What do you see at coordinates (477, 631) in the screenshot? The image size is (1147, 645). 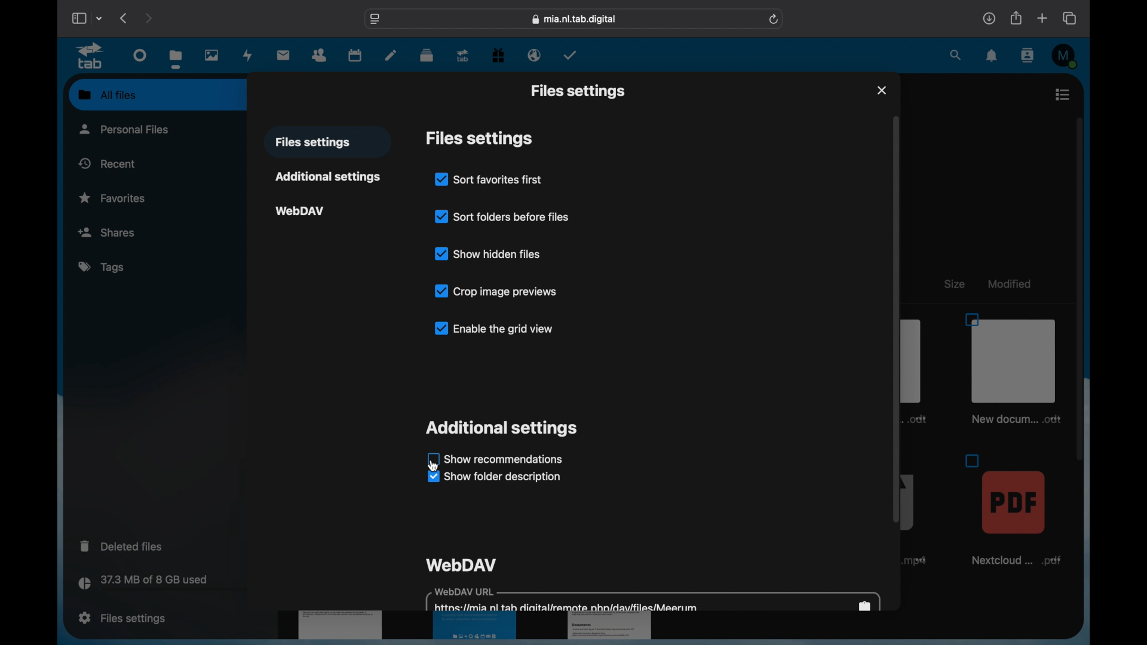 I see `document` at bounding box center [477, 631].